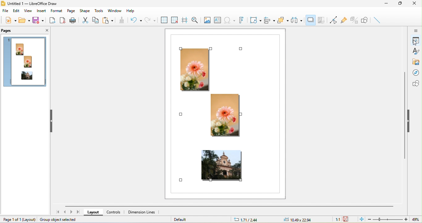 The image size is (422, 223). I want to click on vertical scroll bar, so click(403, 116).